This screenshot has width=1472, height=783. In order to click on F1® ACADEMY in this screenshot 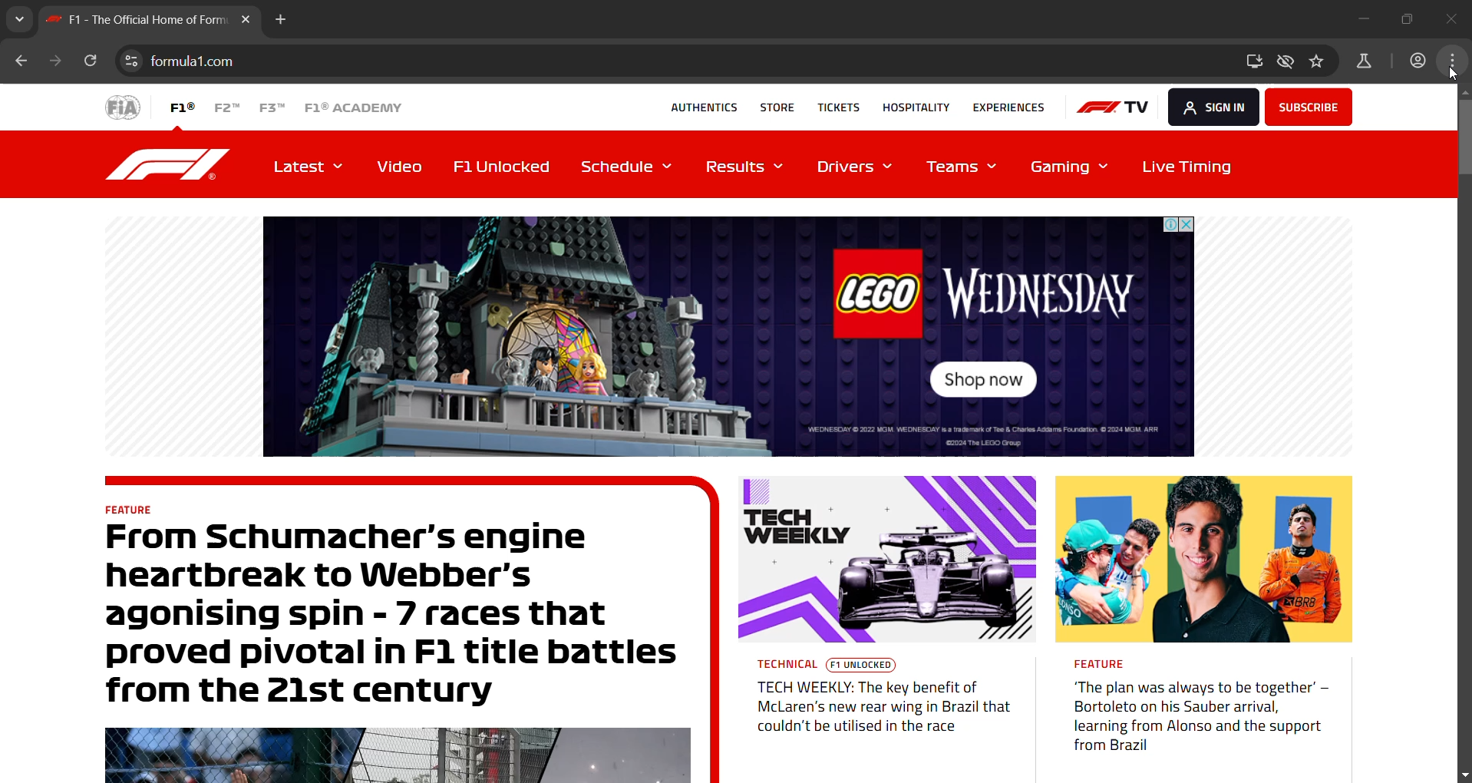, I will do `click(353, 107)`.